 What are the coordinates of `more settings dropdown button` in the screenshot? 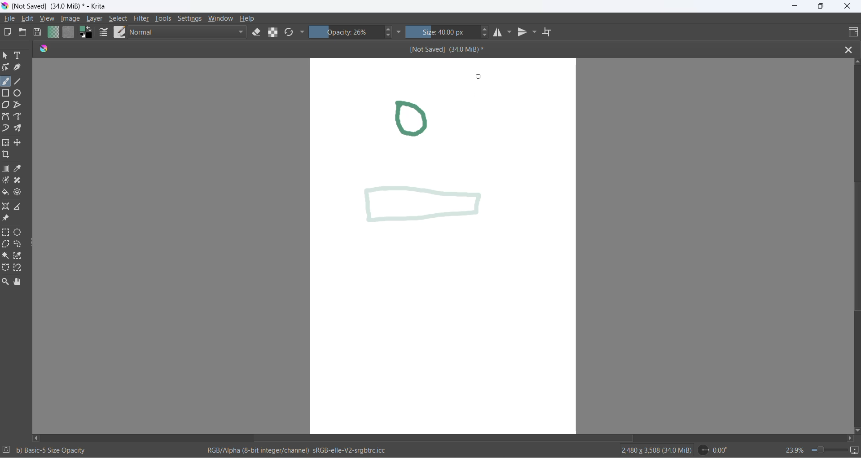 It's located at (399, 31).